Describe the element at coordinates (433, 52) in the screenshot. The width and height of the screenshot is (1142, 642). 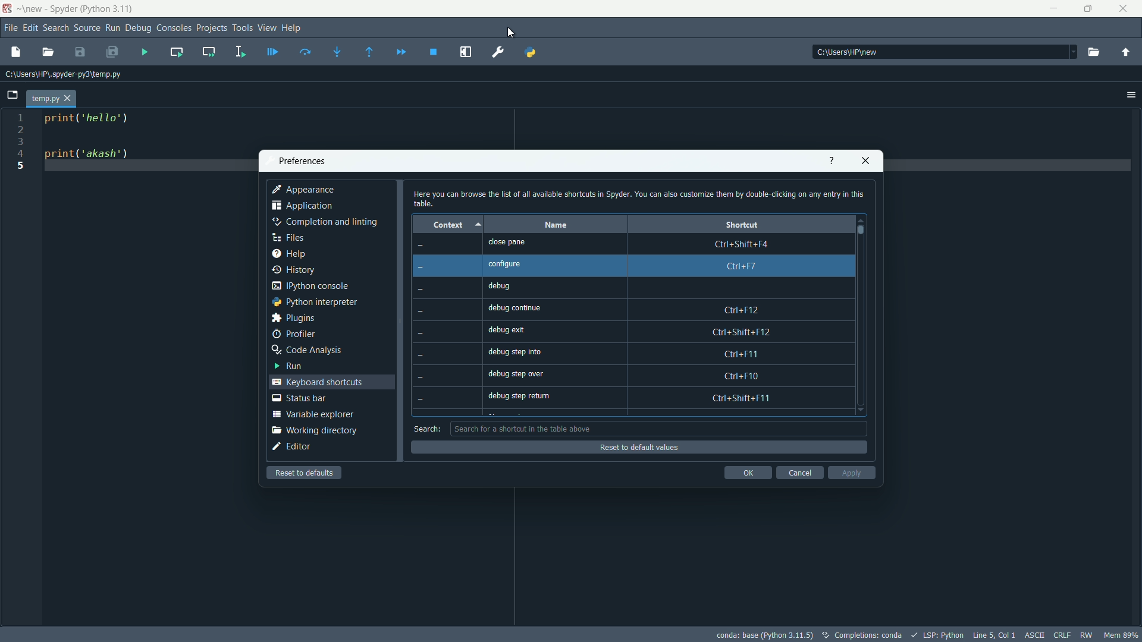
I see `stop debugging` at that location.